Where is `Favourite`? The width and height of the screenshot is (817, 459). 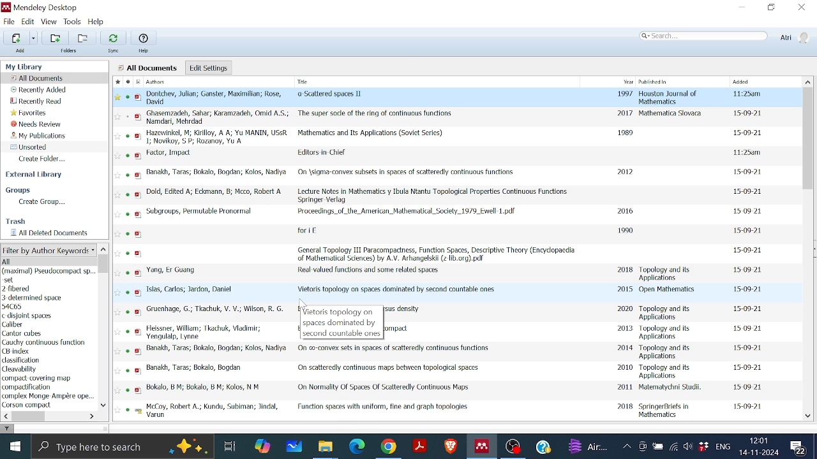
Favourite is located at coordinates (117, 98).